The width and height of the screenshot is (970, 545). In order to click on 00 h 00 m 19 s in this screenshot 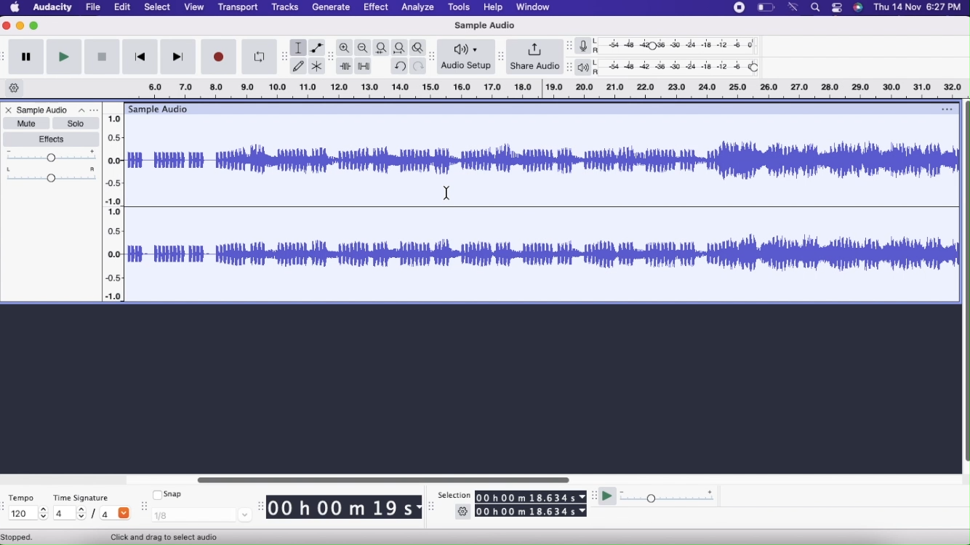, I will do `click(342, 508)`.